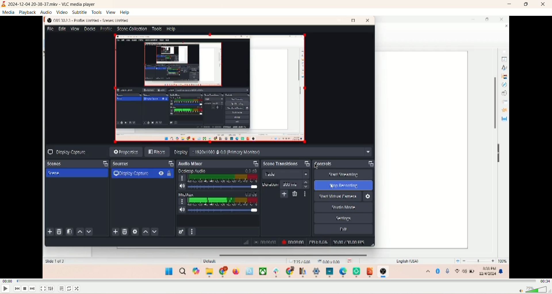 Image resolution: width=552 pixels, height=294 pixels. What do you see at coordinates (17, 290) in the screenshot?
I see `previous` at bounding box center [17, 290].